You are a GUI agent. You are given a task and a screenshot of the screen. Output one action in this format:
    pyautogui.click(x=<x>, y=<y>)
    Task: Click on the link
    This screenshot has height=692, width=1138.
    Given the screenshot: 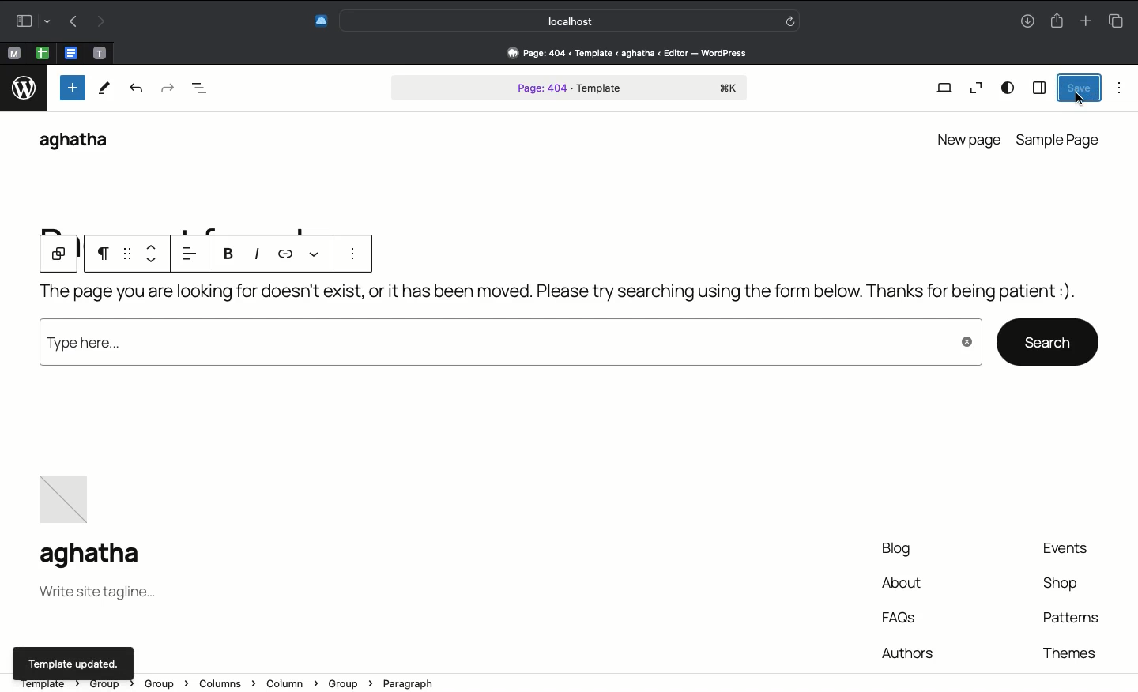 What is the action you would take?
    pyautogui.click(x=286, y=254)
    